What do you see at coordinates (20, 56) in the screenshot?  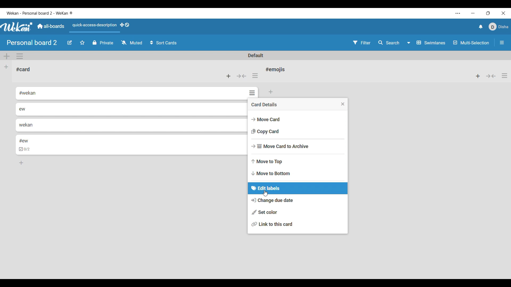 I see `Swimlane actions` at bounding box center [20, 56].